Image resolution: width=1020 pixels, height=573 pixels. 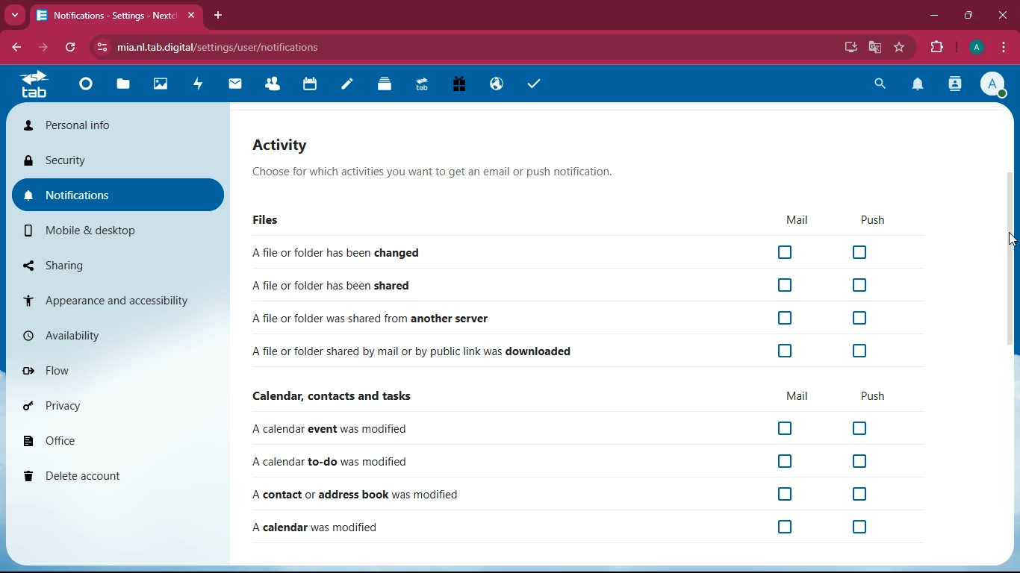 What do you see at coordinates (14, 46) in the screenshot?
I see `backward` at bounding box center [14, 46].